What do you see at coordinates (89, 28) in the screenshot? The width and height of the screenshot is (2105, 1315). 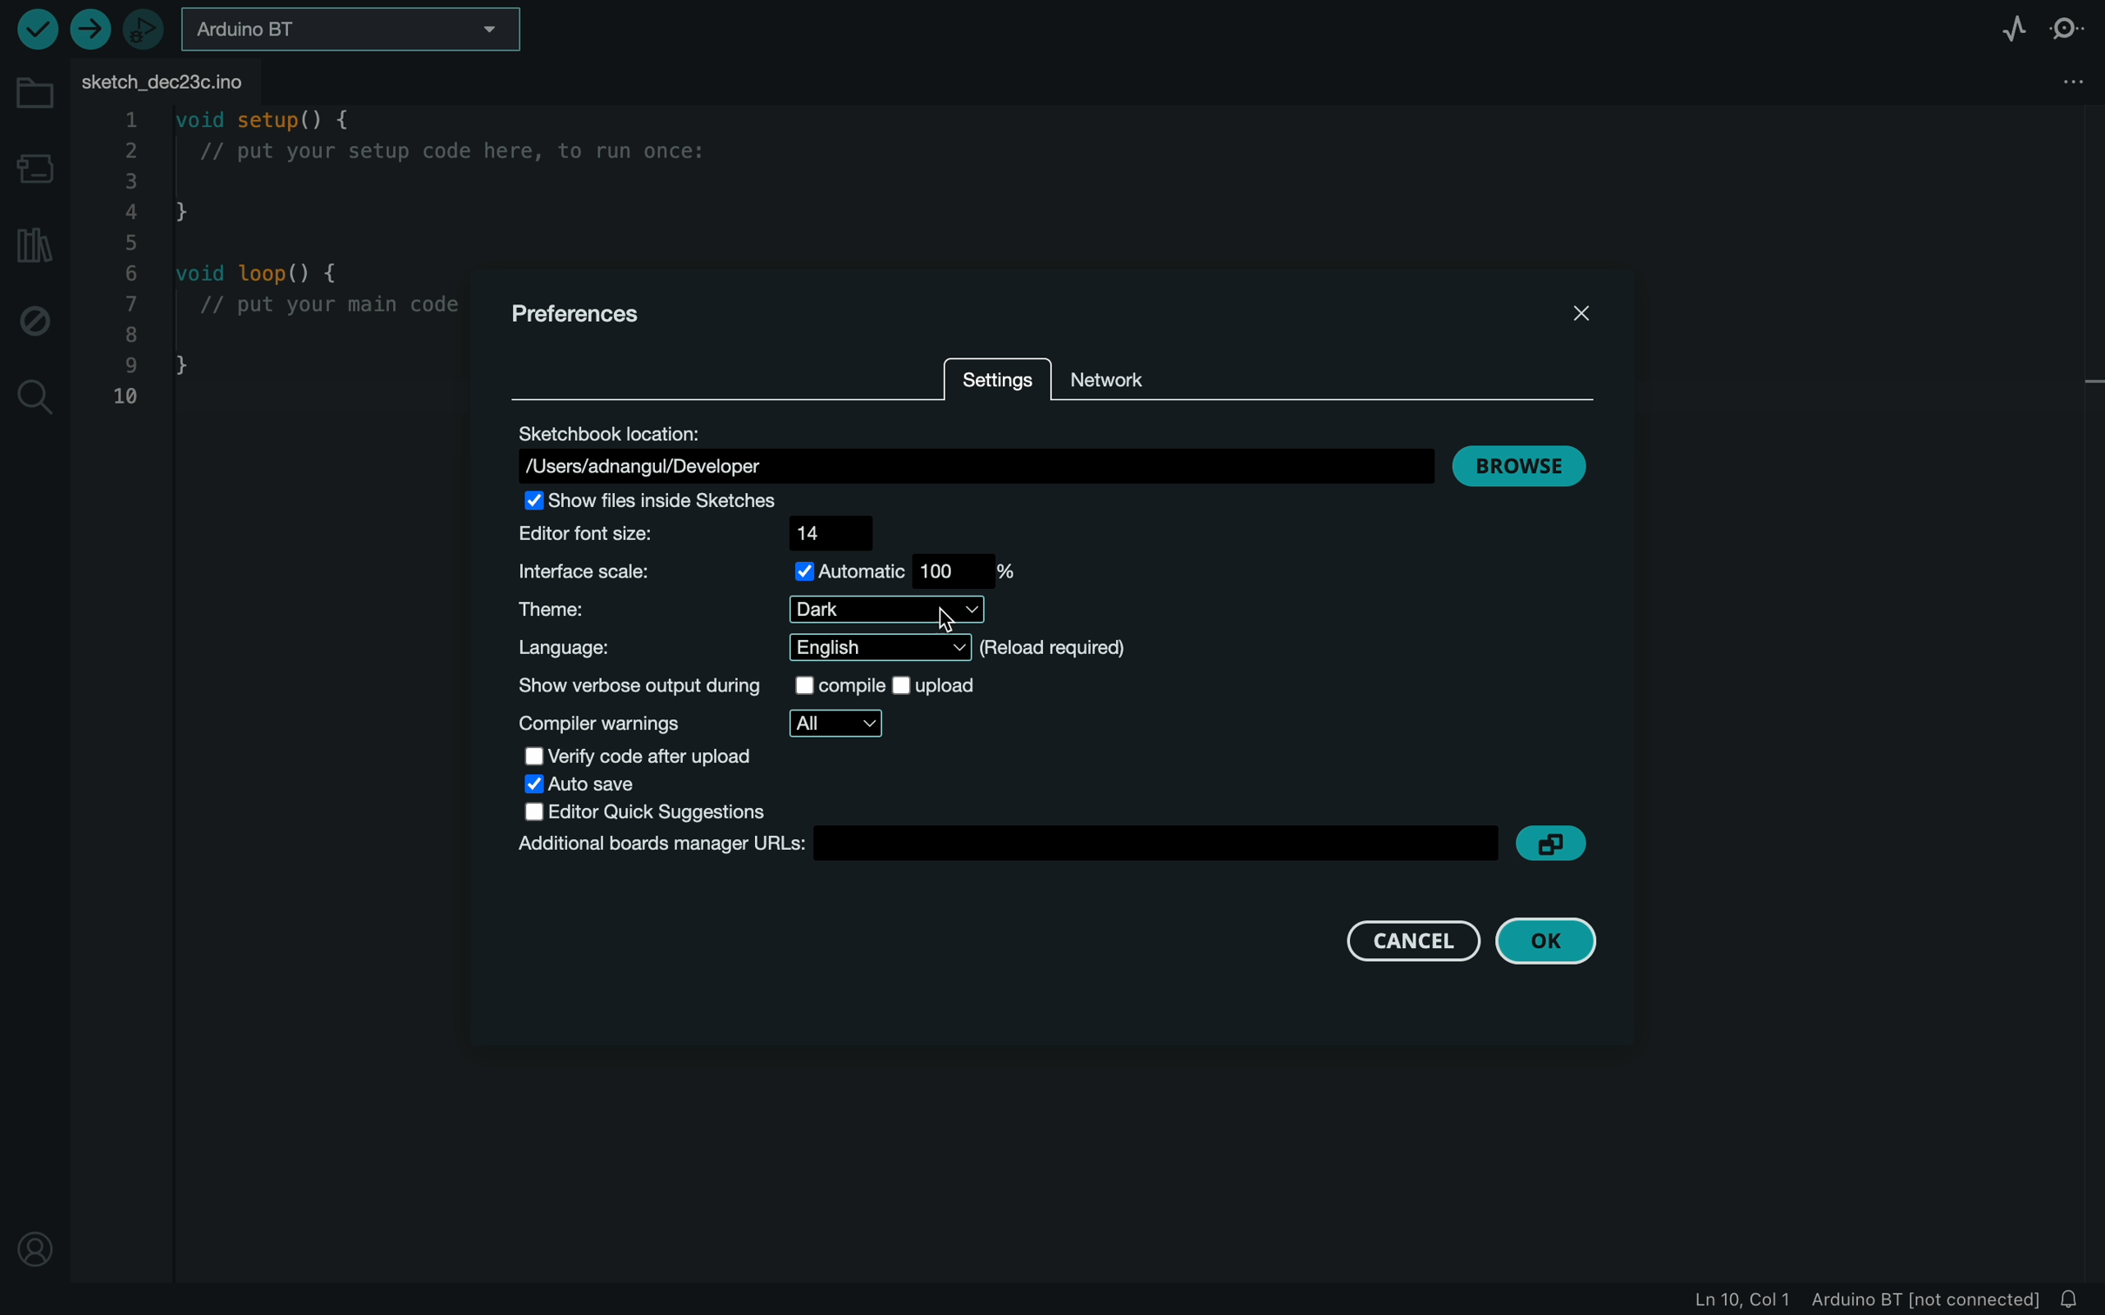 I see `upload` at bounding box center [89, 28].